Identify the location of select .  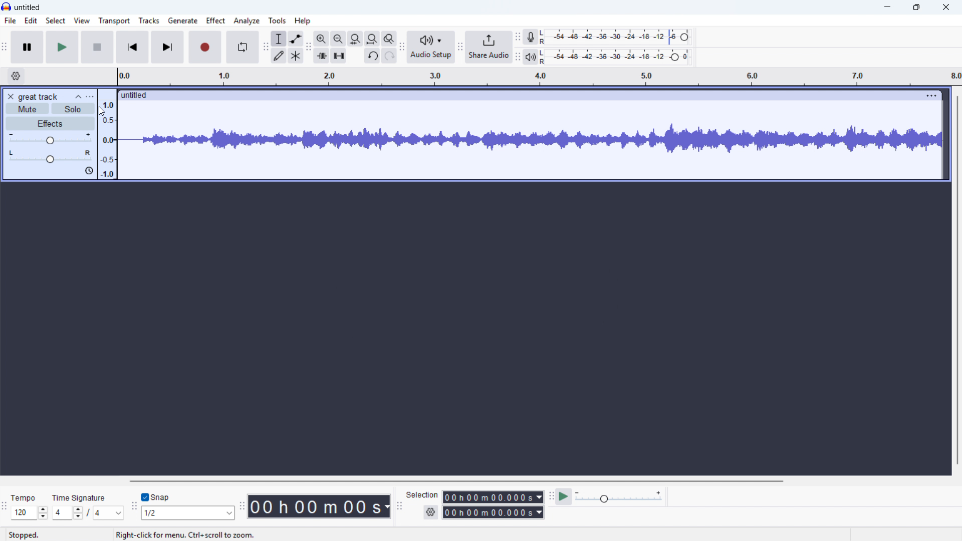
(56, 21).